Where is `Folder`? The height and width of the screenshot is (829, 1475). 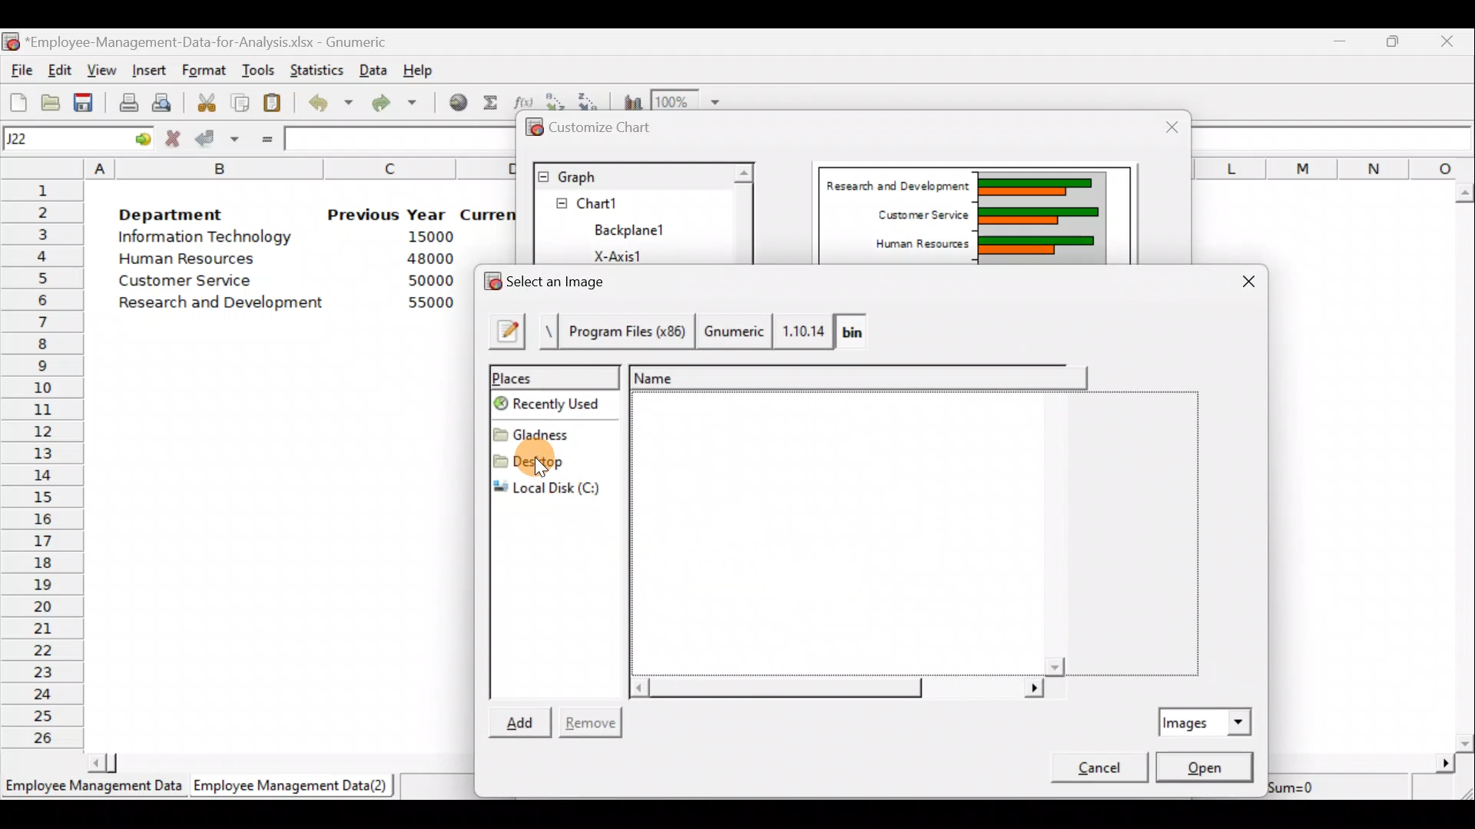
Folder is located at coordinates (549, 431).